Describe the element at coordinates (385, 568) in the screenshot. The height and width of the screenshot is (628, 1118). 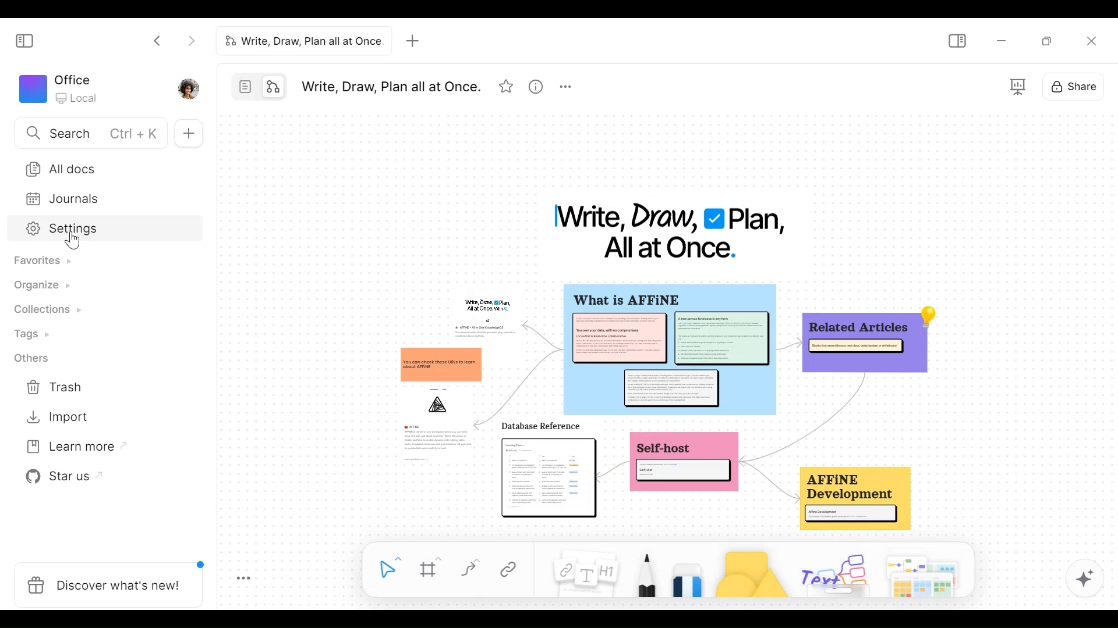
I see `Select` at that location.